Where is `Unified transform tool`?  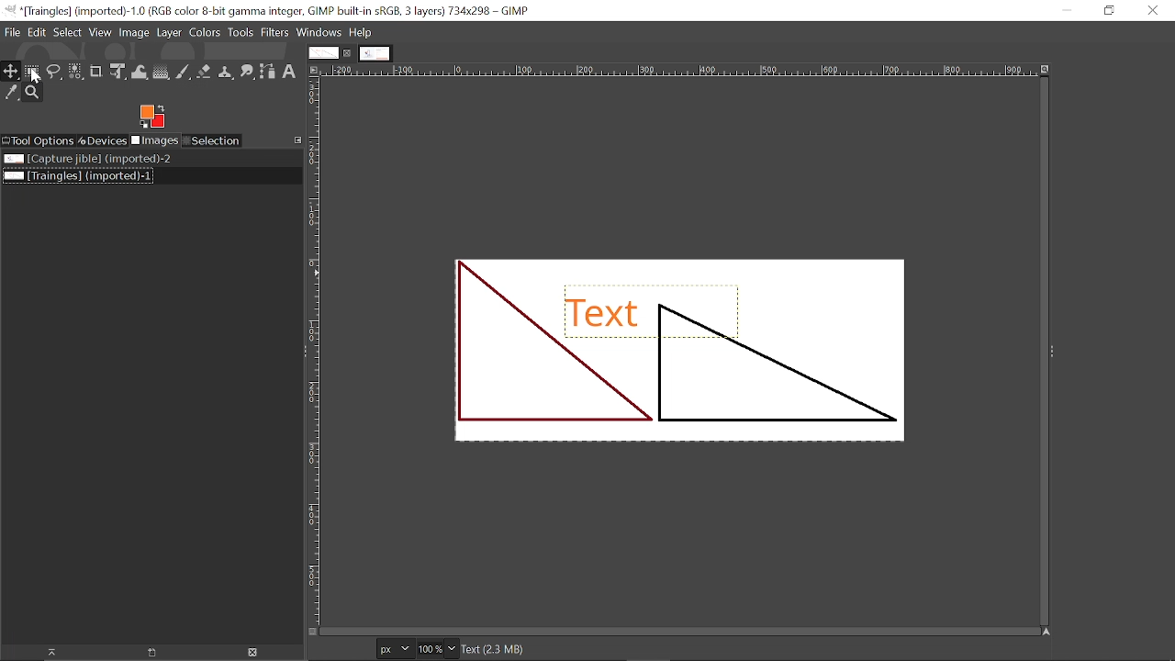 Unified transform tool is located at coordinates (117, 71).